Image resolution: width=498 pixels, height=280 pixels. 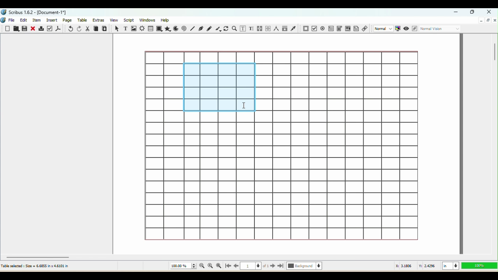 What do you see at coordinates (218, 88) in the screenshot?
I see `Selected cells` at bounding box center [218, 88].